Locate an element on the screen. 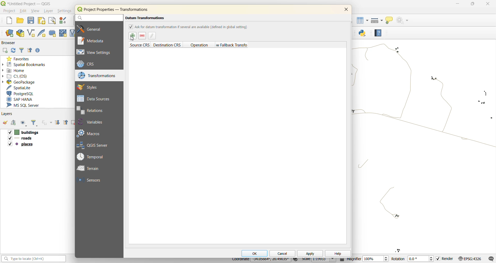 The image size is (496, 263). no action is located at coordinates (404, 20).